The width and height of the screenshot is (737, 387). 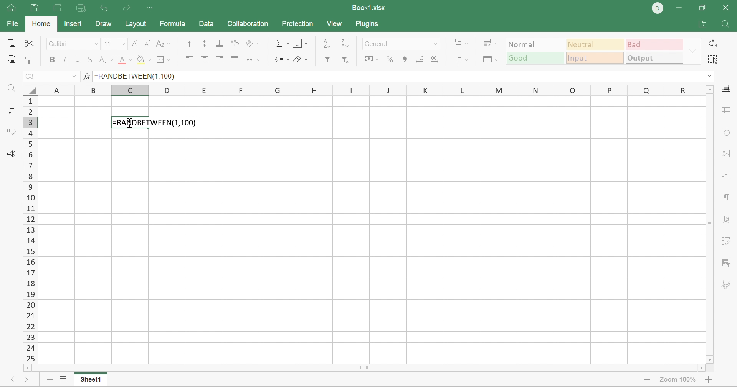 What do you see at coordinates (106, 60) in the screenshot?
I see `Superscript / subscript` at bounding box center [106, 60].